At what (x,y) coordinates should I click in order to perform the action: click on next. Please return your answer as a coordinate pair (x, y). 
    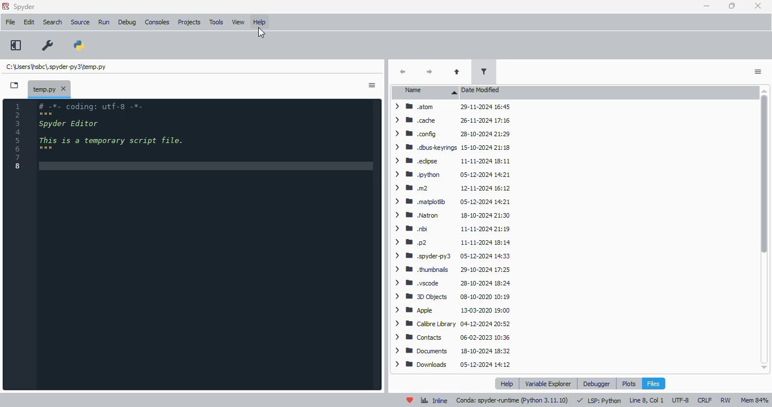
    Looking at the image, I should click on (431, 72).